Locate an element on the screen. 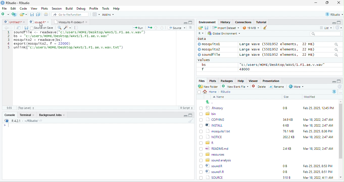 This screenshot has width=344, height=182. rstudio is located at coordinates (333, 15).